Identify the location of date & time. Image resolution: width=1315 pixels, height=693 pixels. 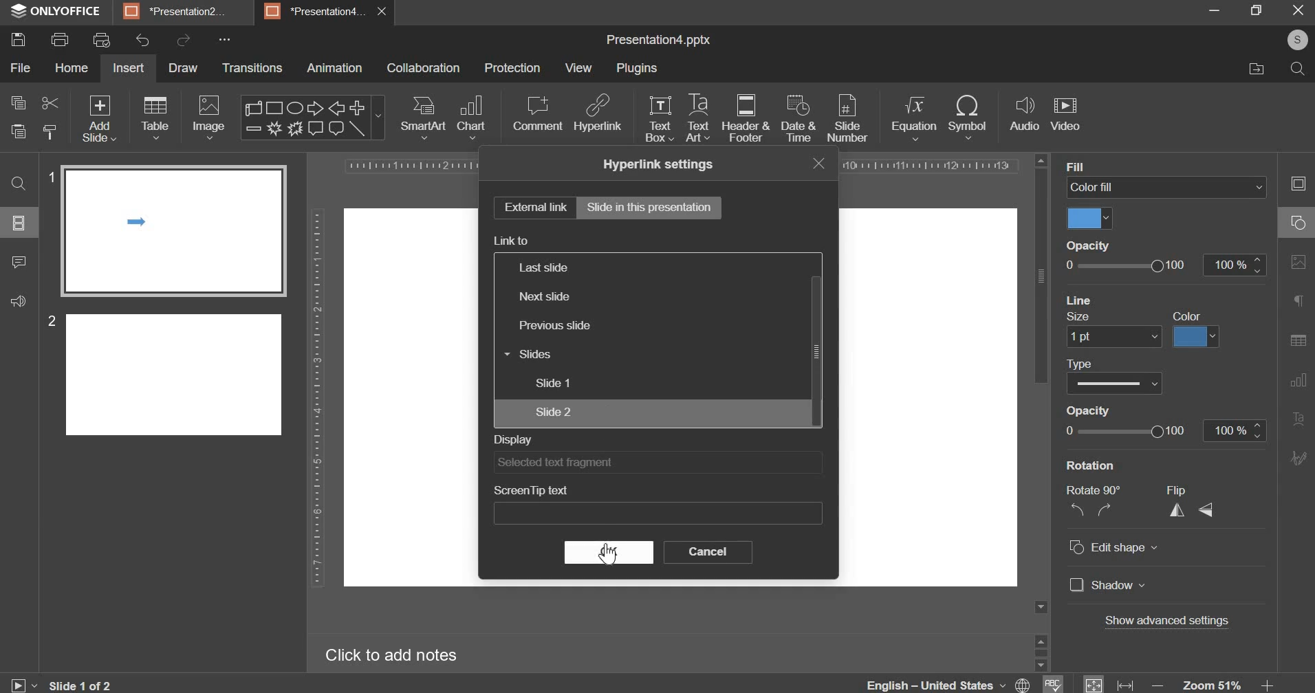
(800, 120).